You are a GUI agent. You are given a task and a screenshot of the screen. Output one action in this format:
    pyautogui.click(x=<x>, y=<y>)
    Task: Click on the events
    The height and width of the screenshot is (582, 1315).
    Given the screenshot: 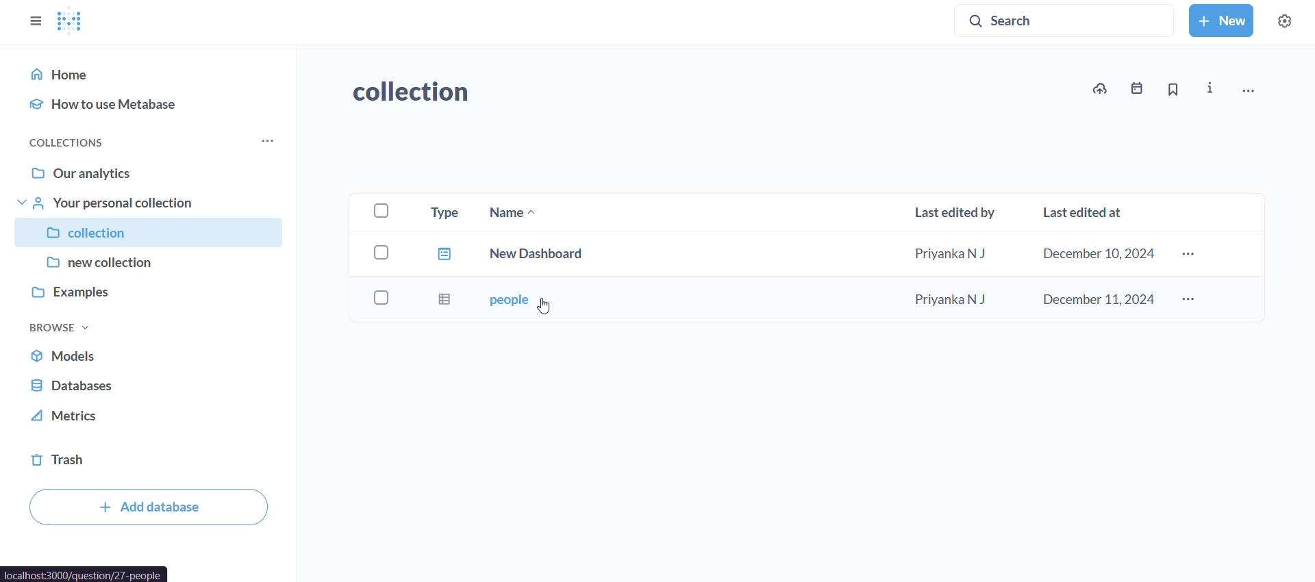 What is the action you would take?
    pyautogui.click(x=1144, y=90)
    